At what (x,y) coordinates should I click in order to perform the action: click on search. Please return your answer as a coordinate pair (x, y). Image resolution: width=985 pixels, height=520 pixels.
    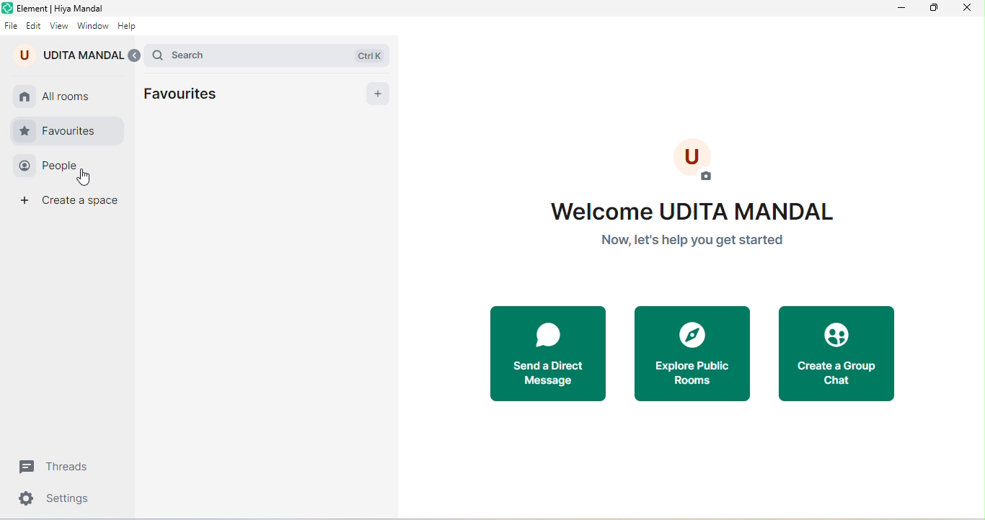
    Looking at the image, I should click on (274, 53).